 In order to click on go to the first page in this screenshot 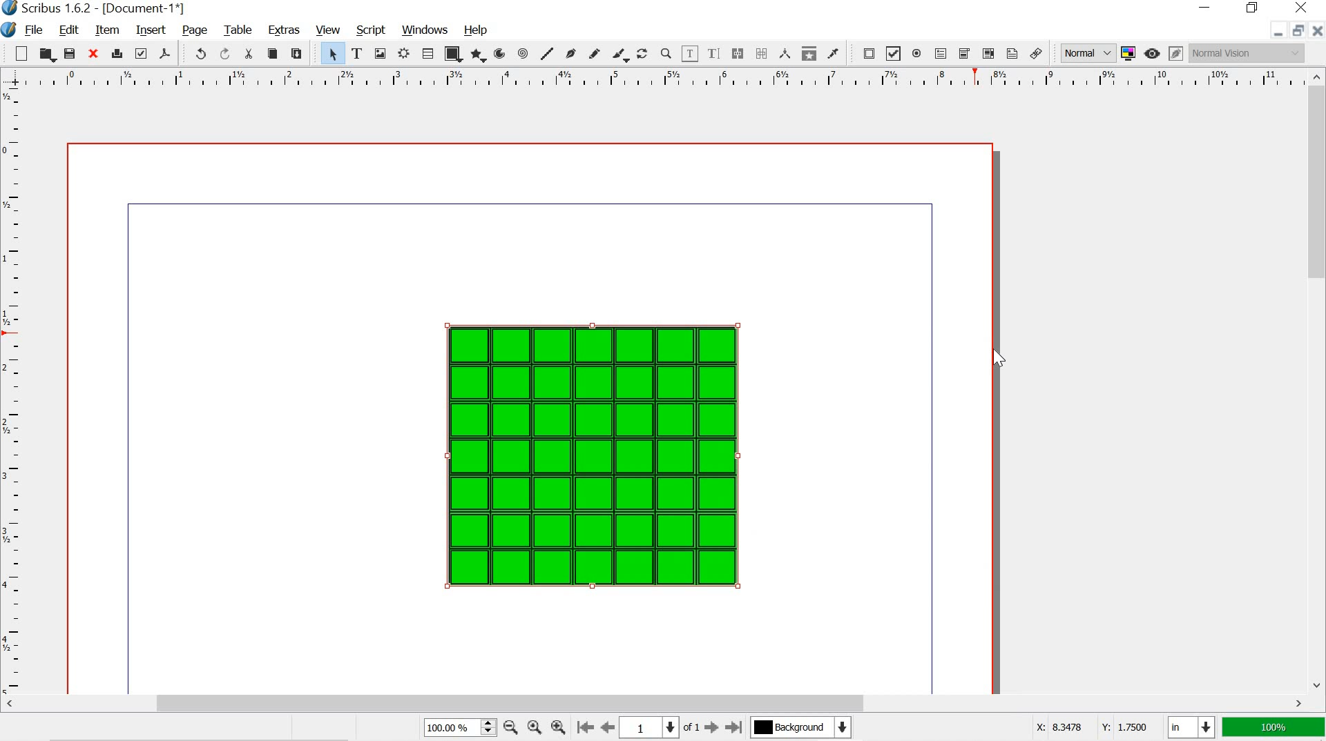, I will do `click(587, 728)`.